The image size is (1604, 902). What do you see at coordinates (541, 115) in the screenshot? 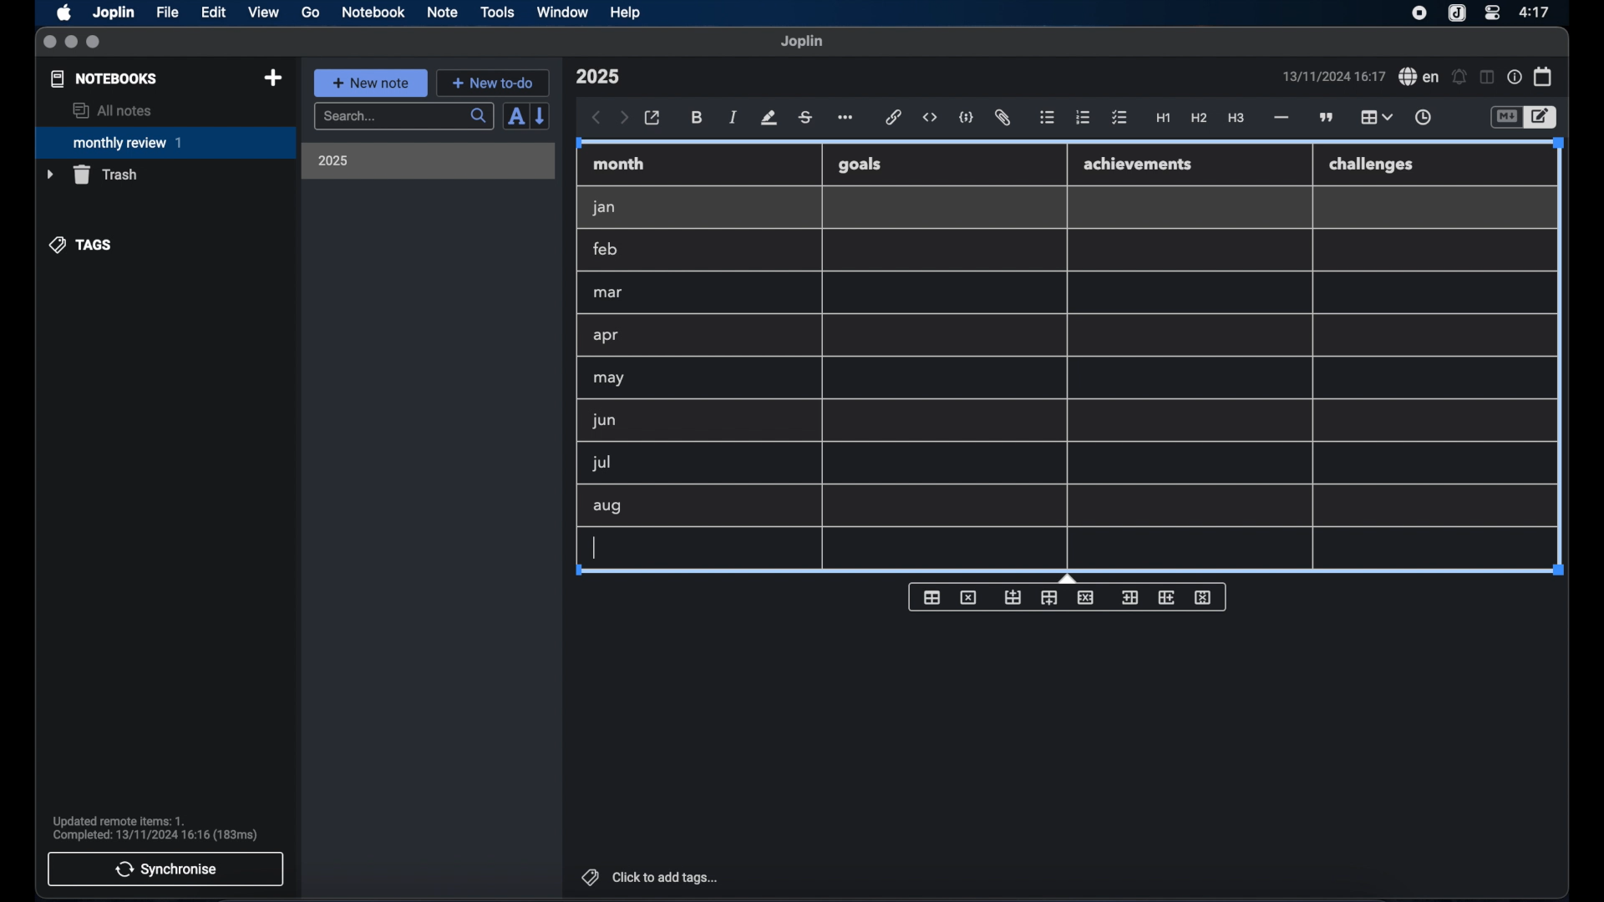
I see `reverse sort order` at bounding box center [541, 115].